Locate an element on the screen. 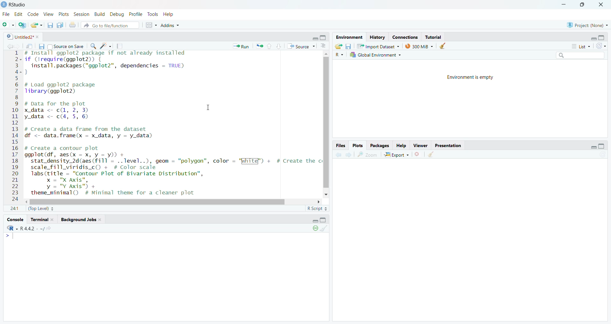  Plots is located at coordinates (64, 15).